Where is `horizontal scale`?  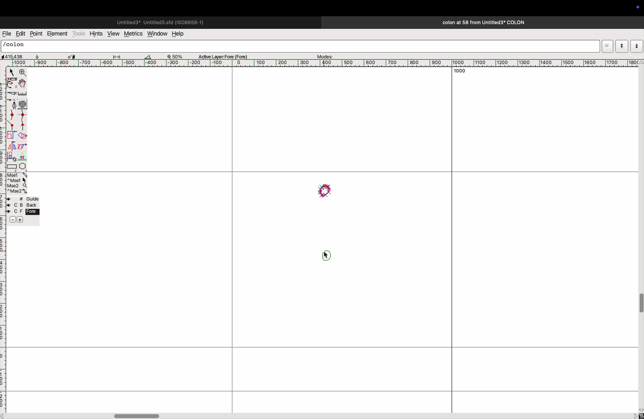 horizontal scale is located at coordinates (329, 63).